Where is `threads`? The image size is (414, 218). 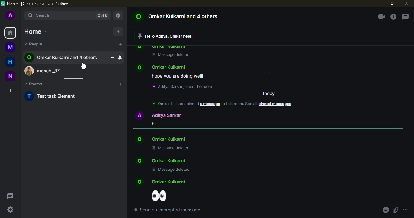 threads is located at coordinates (11, 197).